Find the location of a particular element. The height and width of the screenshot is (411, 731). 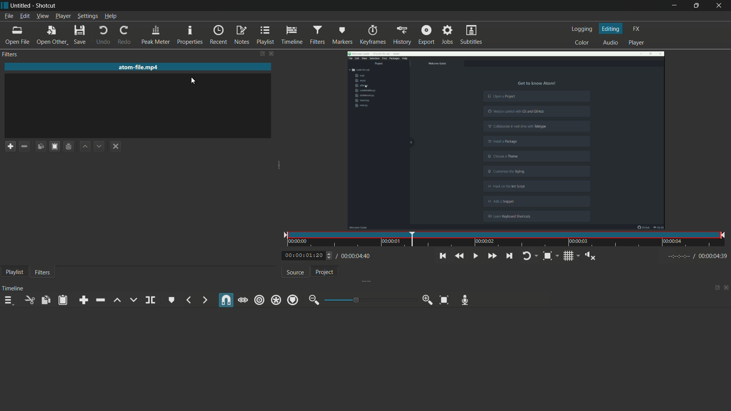

save is located at coordinates (80, 34).